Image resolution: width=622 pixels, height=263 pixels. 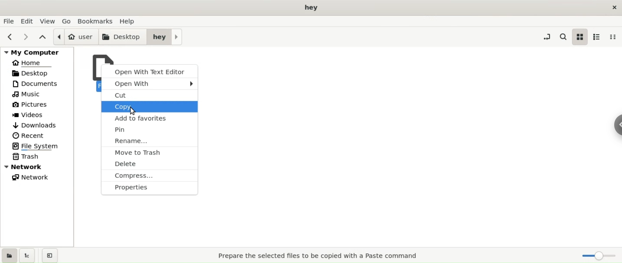 I want to click on previous, so click(x=10, y=37).